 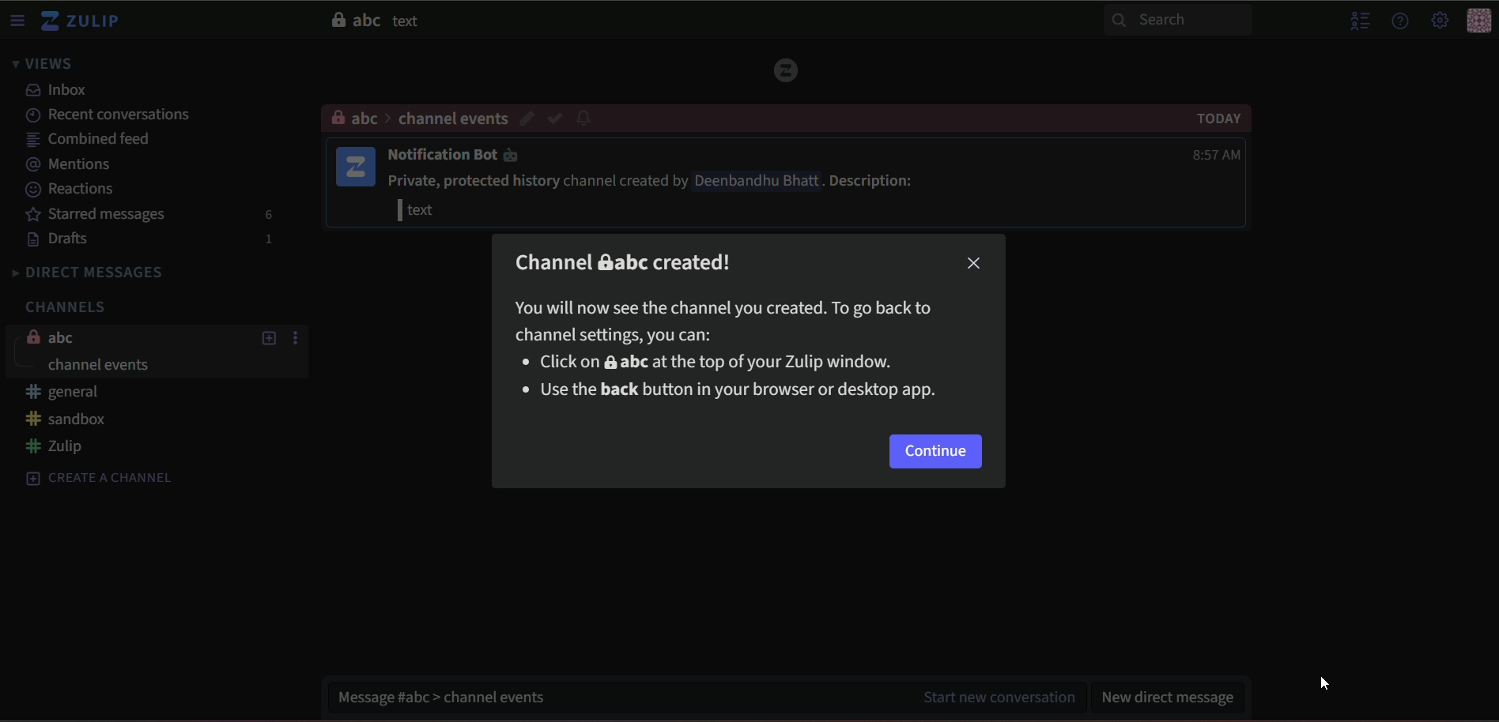 What do you see at coordinates (708, 698) in the screenshot?
I see `message #abc` at bounding box center [708, 698].